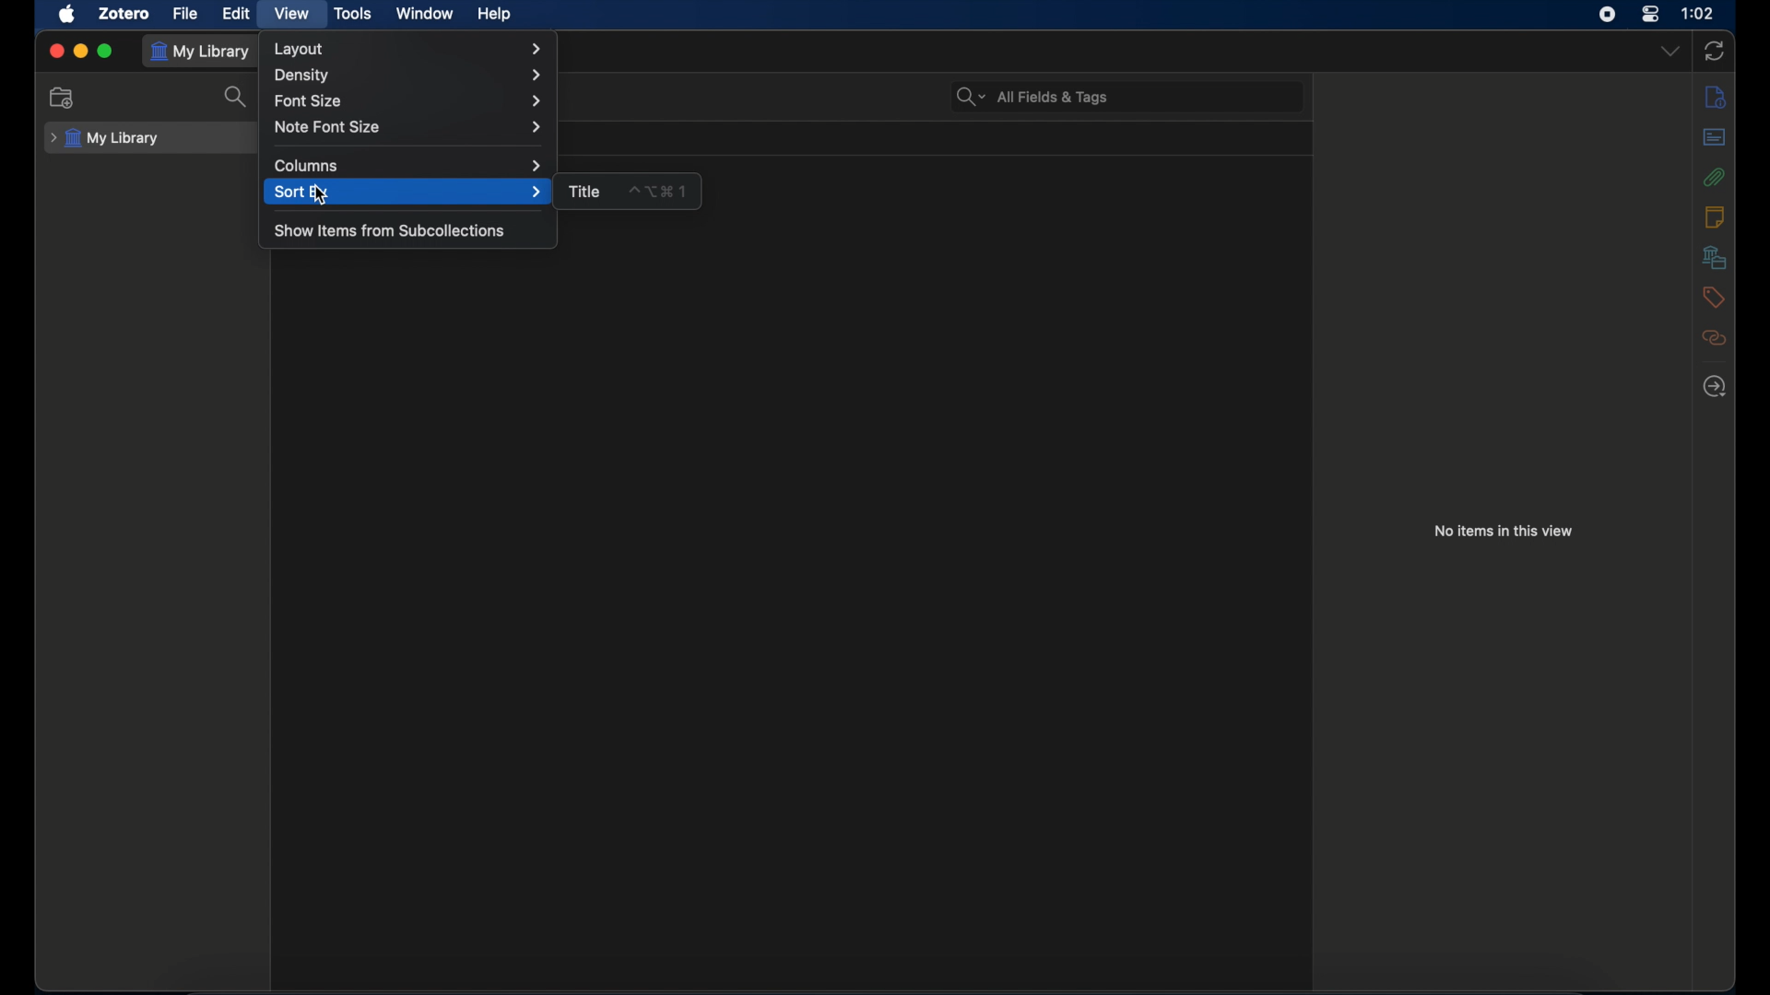 Image resolution: width=1770 pixels, height=995 pixels. I want to click on edit, so click(237, 14).